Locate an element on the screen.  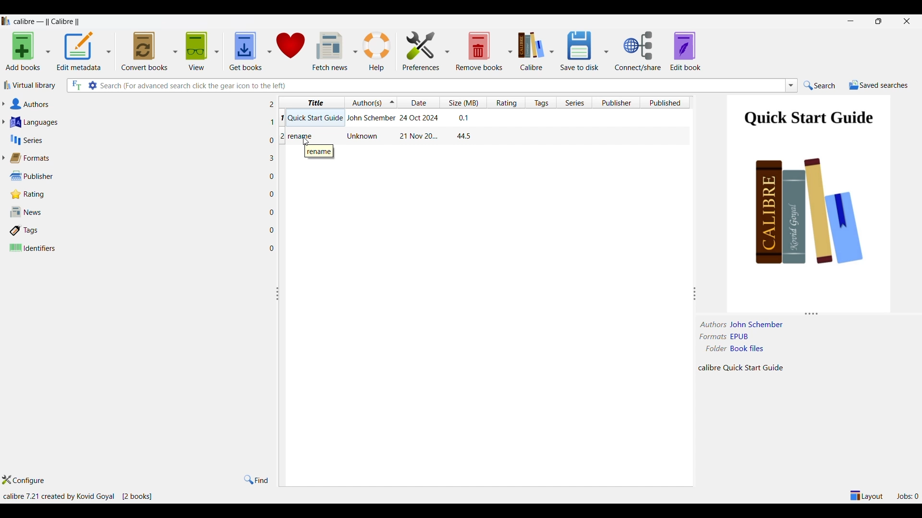
Get books is located at coordinates (245, 51).